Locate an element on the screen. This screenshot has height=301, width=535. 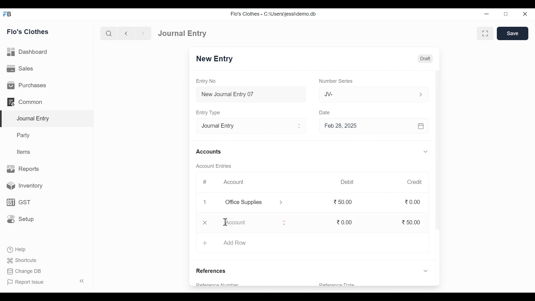
New Journal Entry 07 is located at coordinates (251, 95).